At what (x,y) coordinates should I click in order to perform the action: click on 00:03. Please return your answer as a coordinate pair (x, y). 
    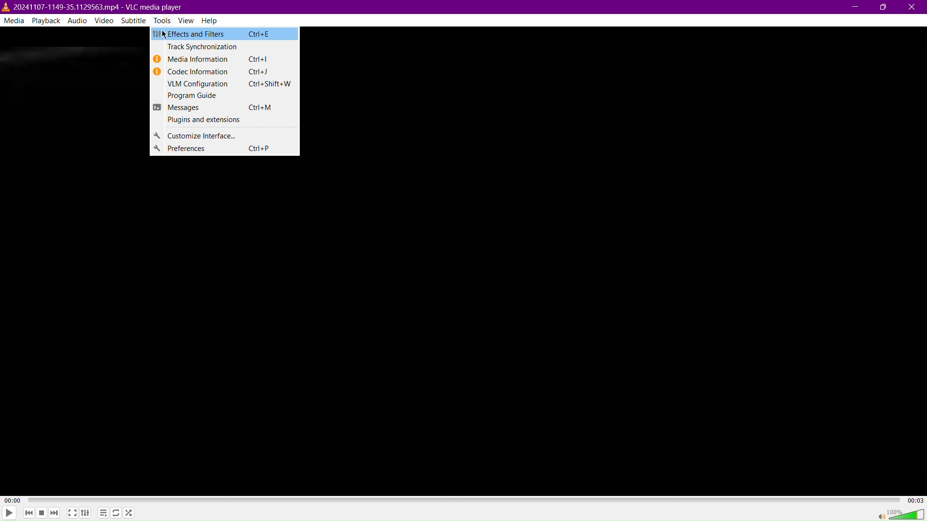
    Looking at the image, I should click on (915, 499).